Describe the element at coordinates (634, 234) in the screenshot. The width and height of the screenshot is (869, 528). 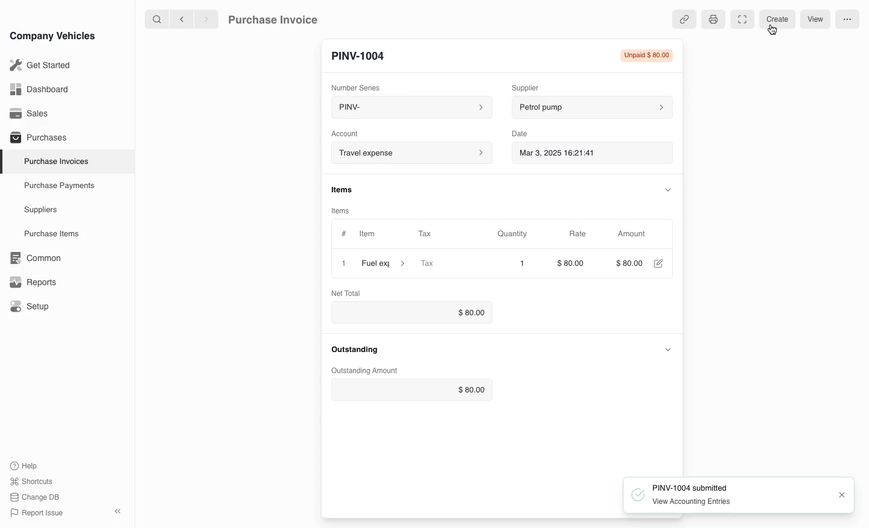
I see `Amount` at that location.